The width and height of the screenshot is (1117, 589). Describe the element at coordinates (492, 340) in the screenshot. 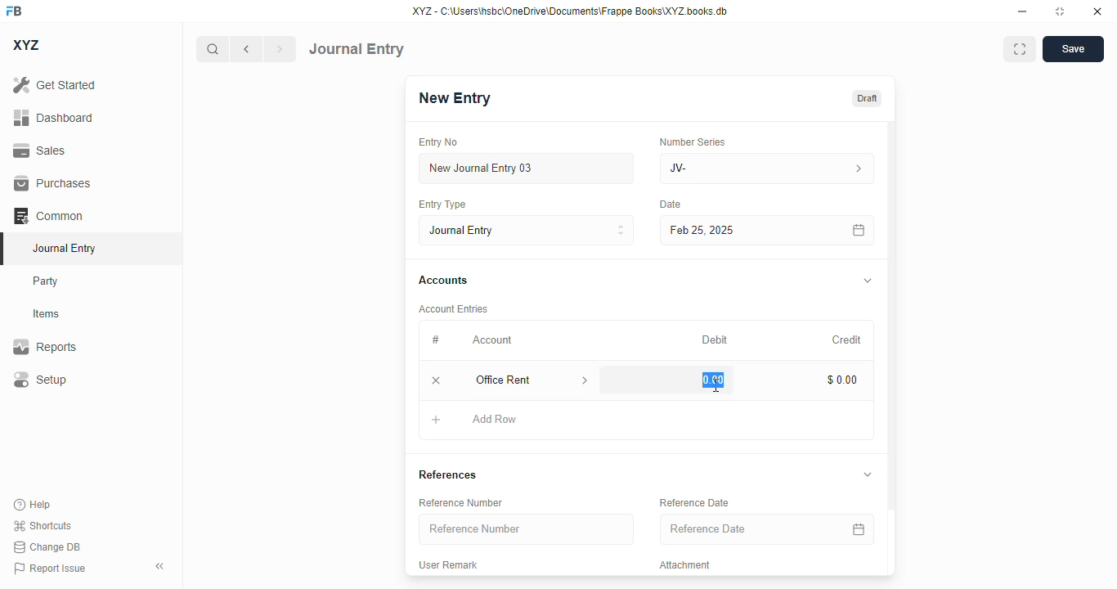

I see `account` at that location.